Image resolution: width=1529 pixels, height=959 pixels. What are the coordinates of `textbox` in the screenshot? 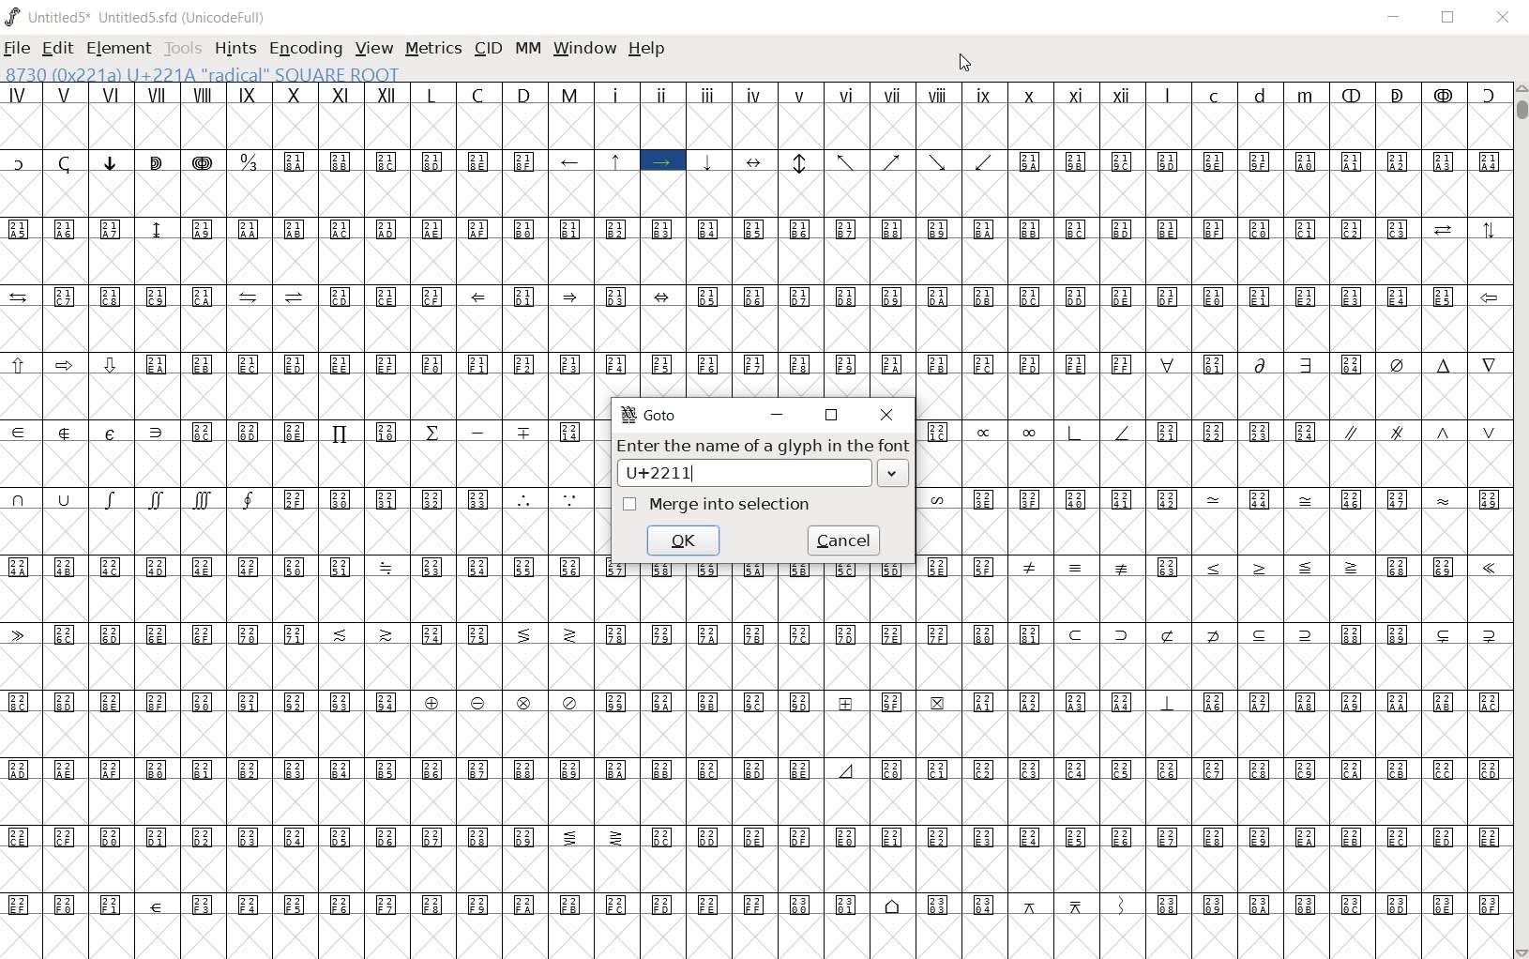 It's located at (764, 476).